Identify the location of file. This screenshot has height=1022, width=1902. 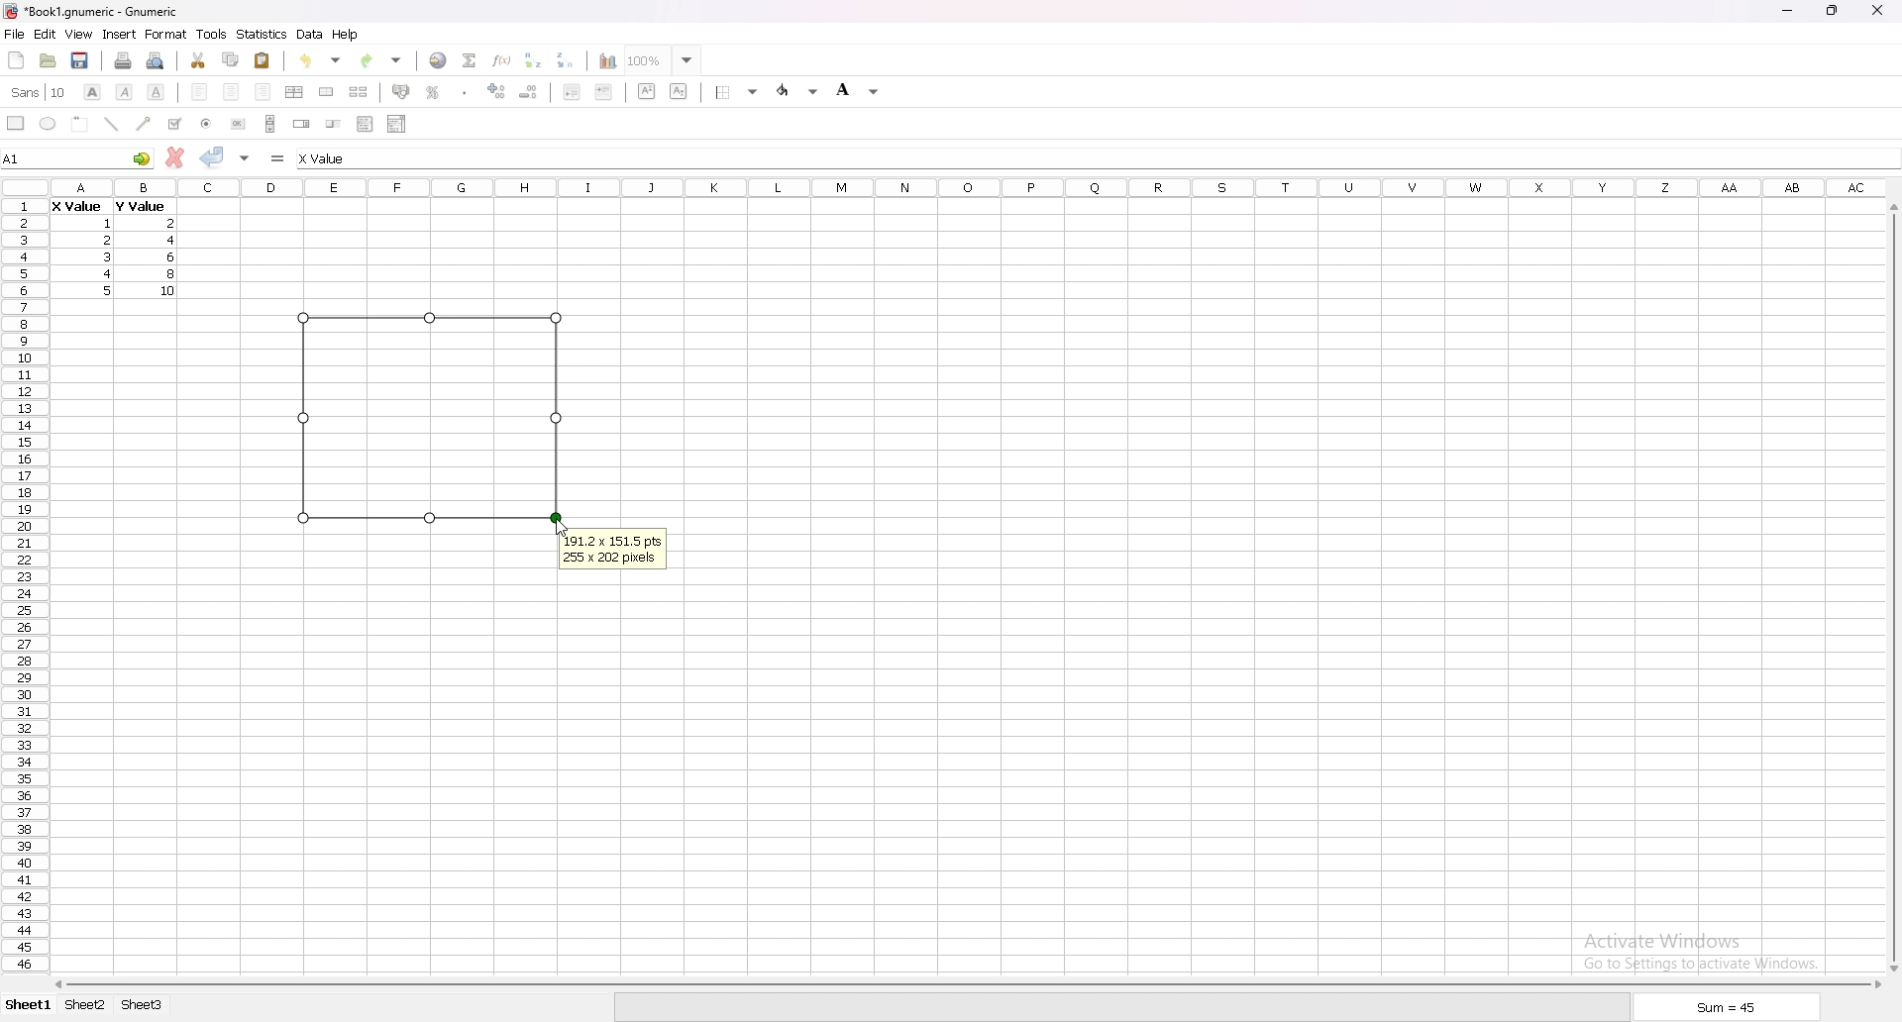
(14, 35).